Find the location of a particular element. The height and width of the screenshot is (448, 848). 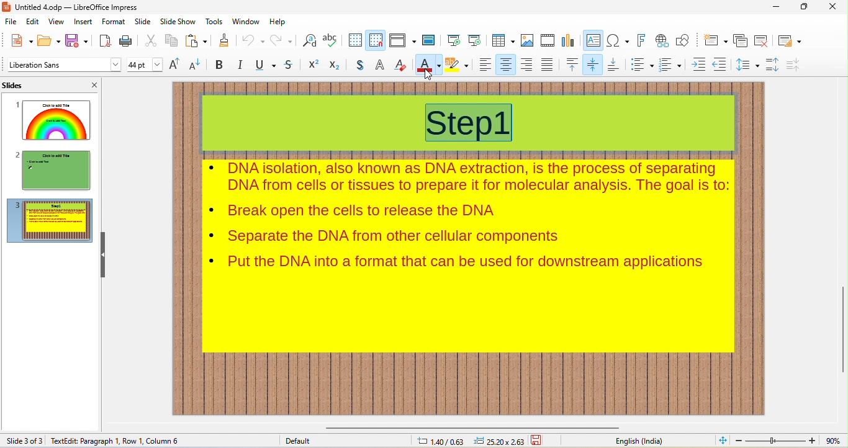

display views is located at coordinates (402, 41).